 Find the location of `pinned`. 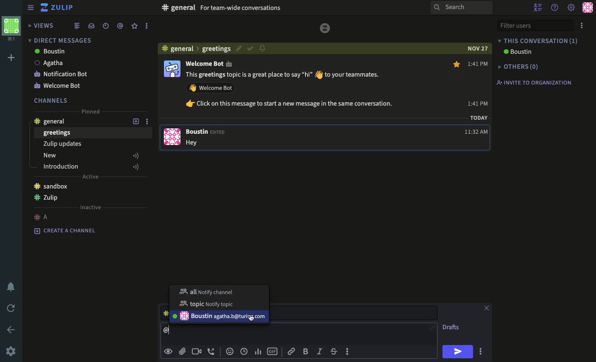

pinned is located at coordinates (89, 111).